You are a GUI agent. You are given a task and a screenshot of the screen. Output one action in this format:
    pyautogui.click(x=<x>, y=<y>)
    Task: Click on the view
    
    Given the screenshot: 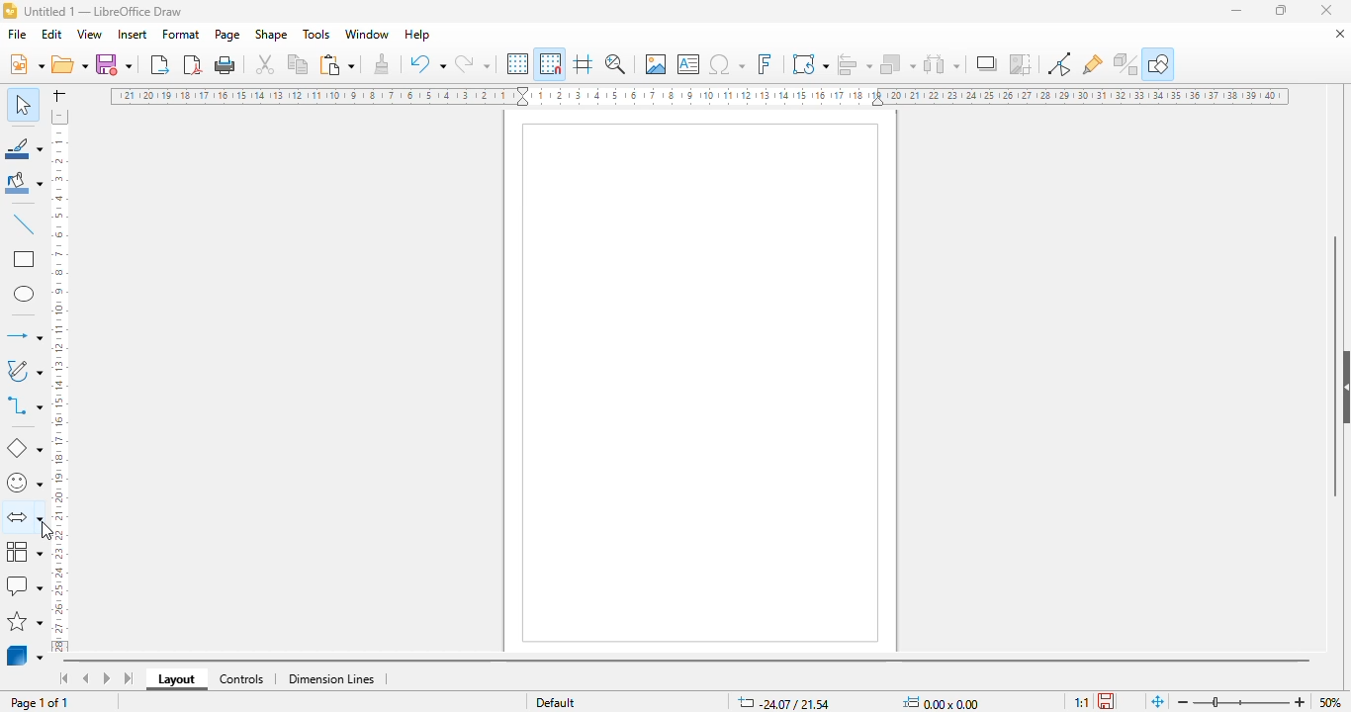 What is the action you would take?
    pyautogui.click(x=89, y=35)
    